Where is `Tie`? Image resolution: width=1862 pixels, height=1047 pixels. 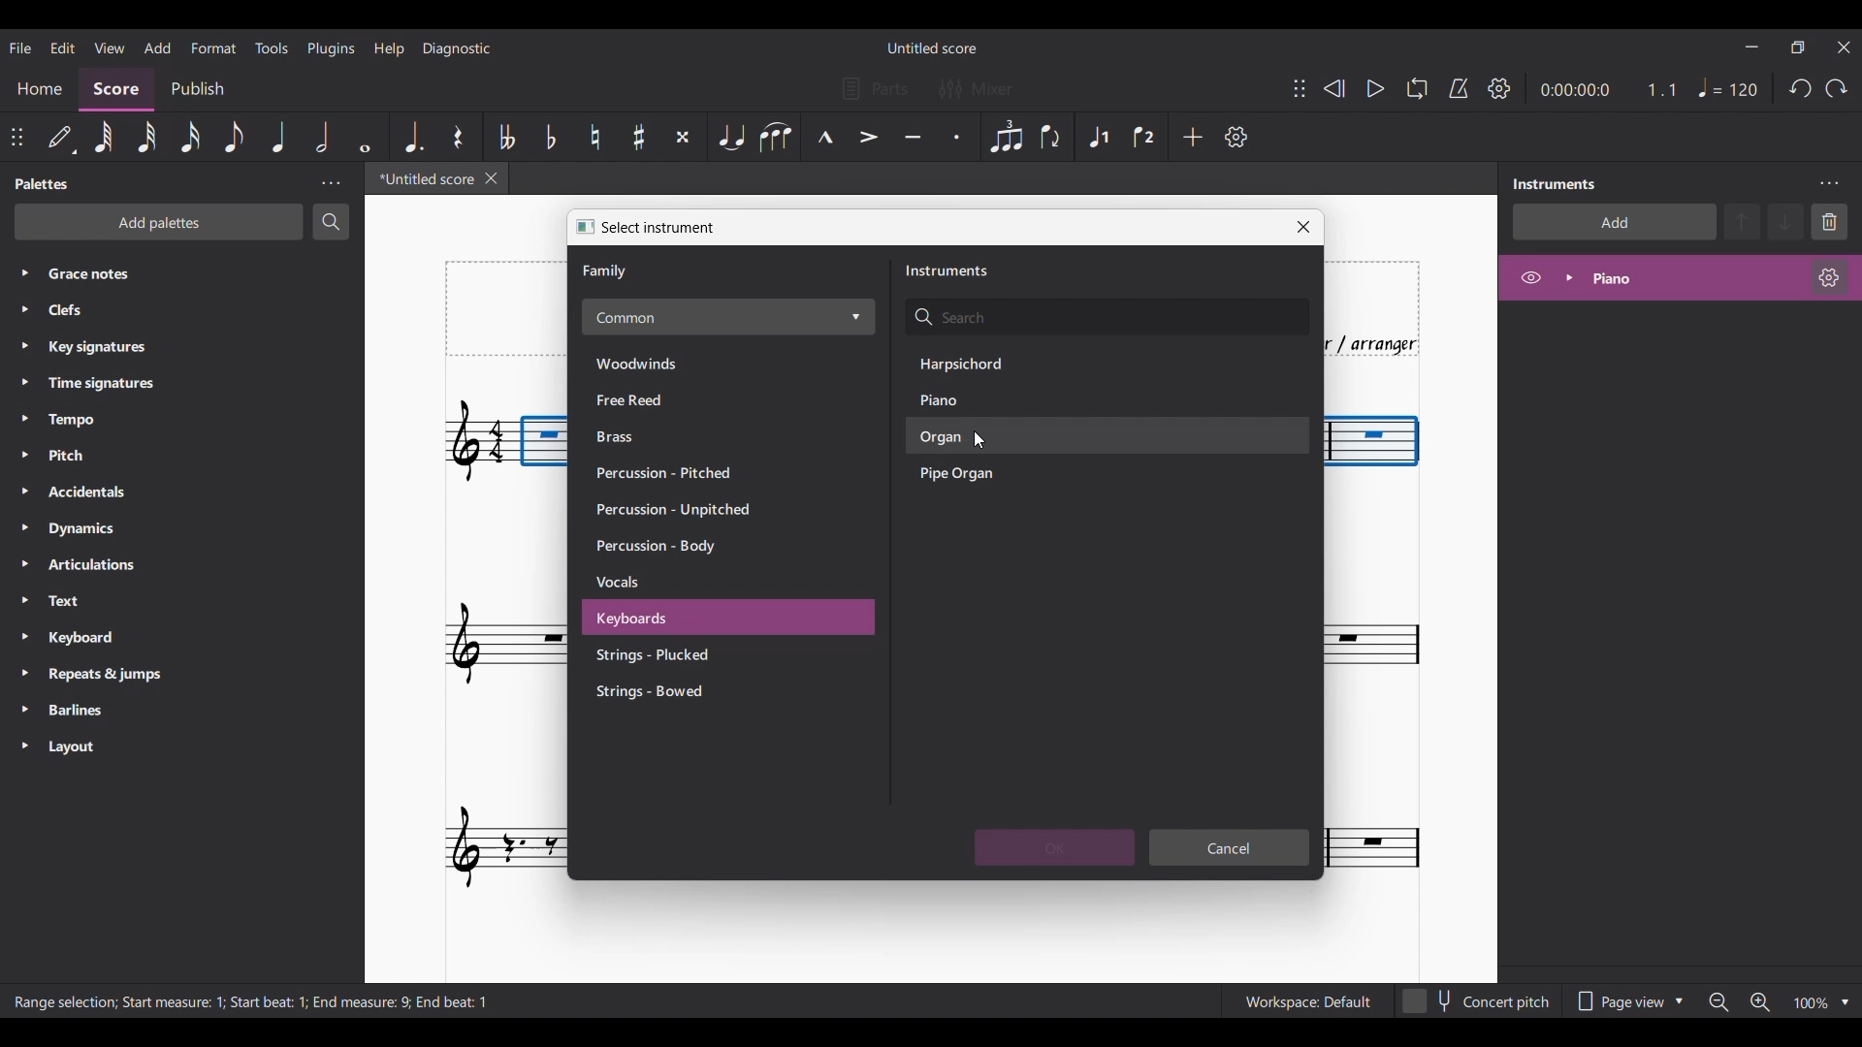 Tie is located at coordinates (730, 136).